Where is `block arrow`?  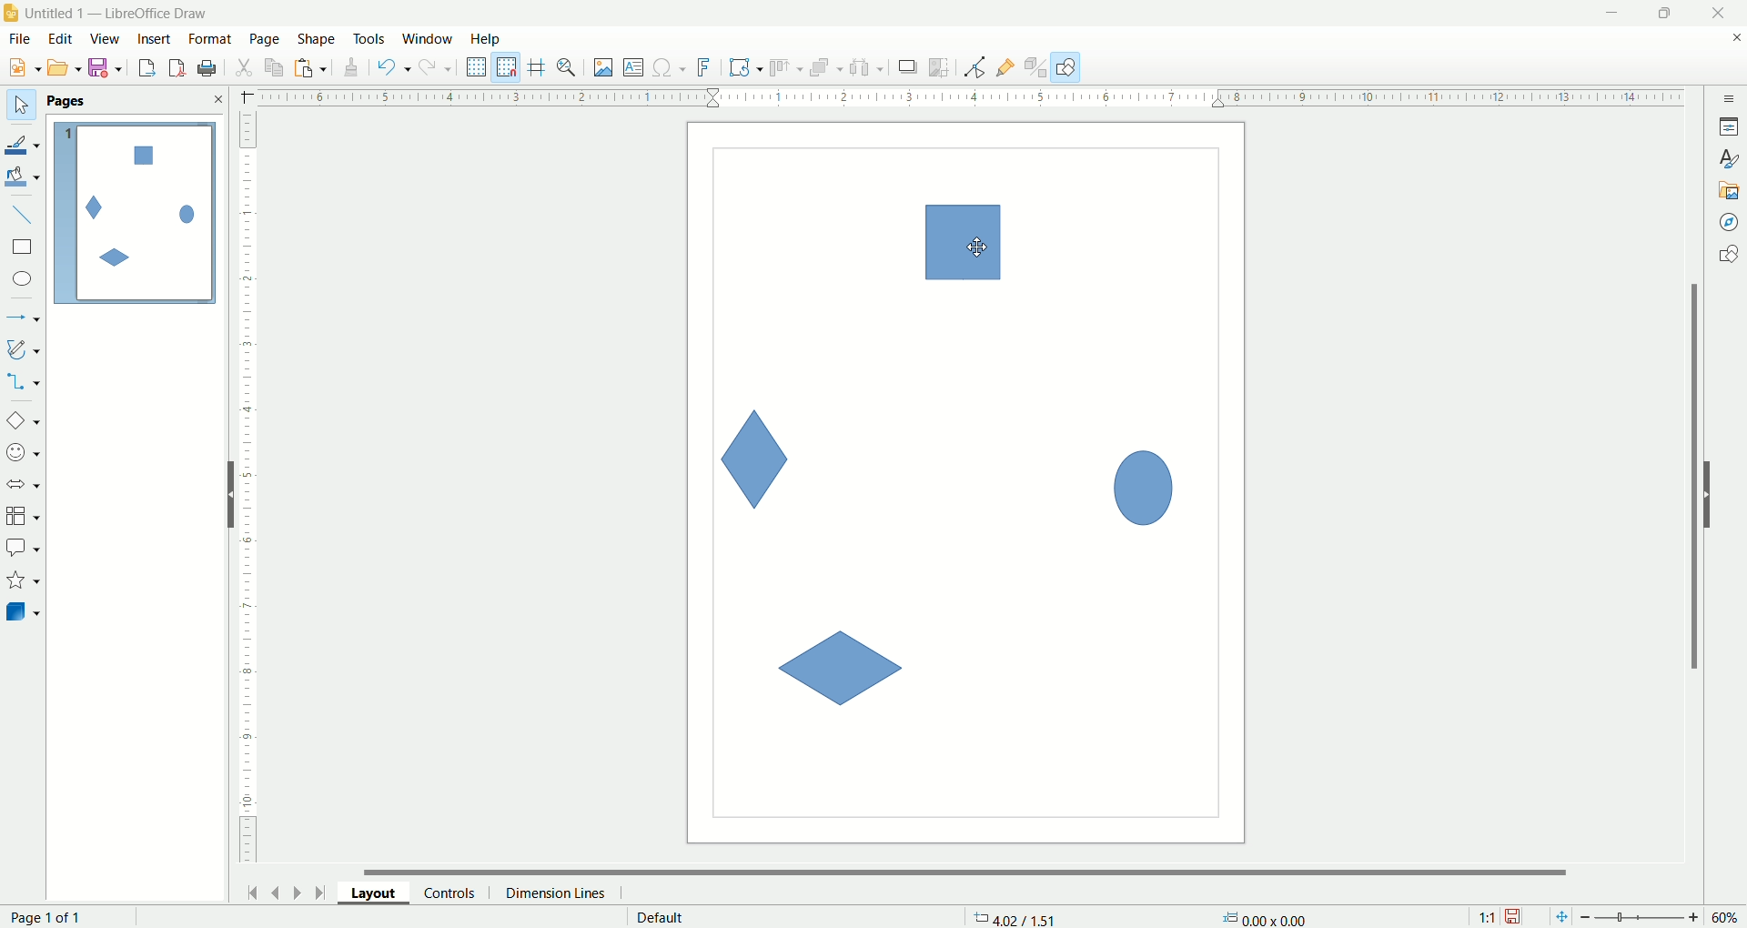 block arrow is located at coordinates (26, 485).